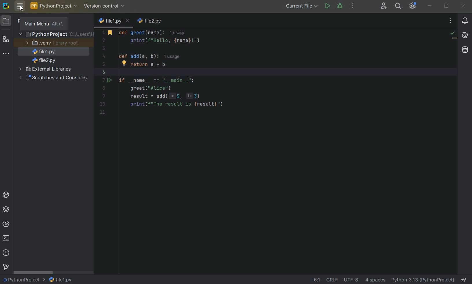 This screenshot has height=284, width=472. Describe the element at coordinates (34, 272) in the screenshot. I see `scrollbar` at that location.